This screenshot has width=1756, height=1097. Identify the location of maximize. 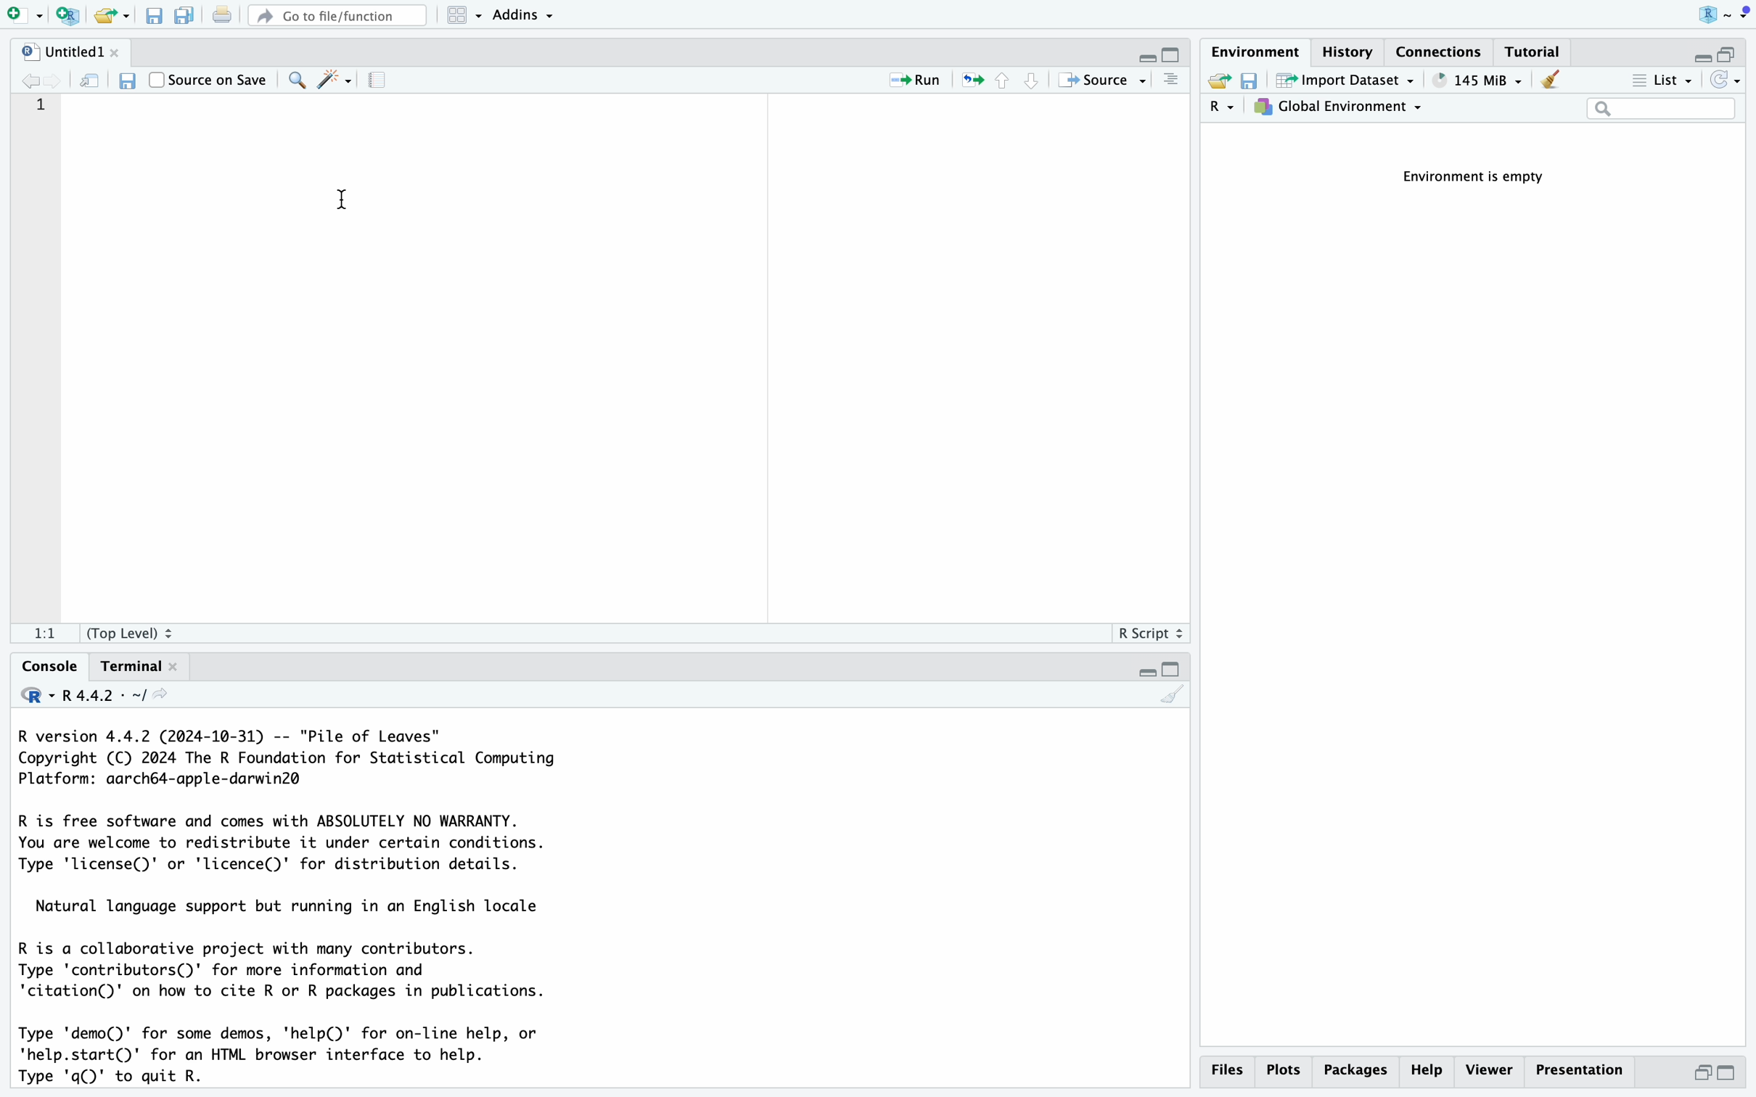
(1173, 51).